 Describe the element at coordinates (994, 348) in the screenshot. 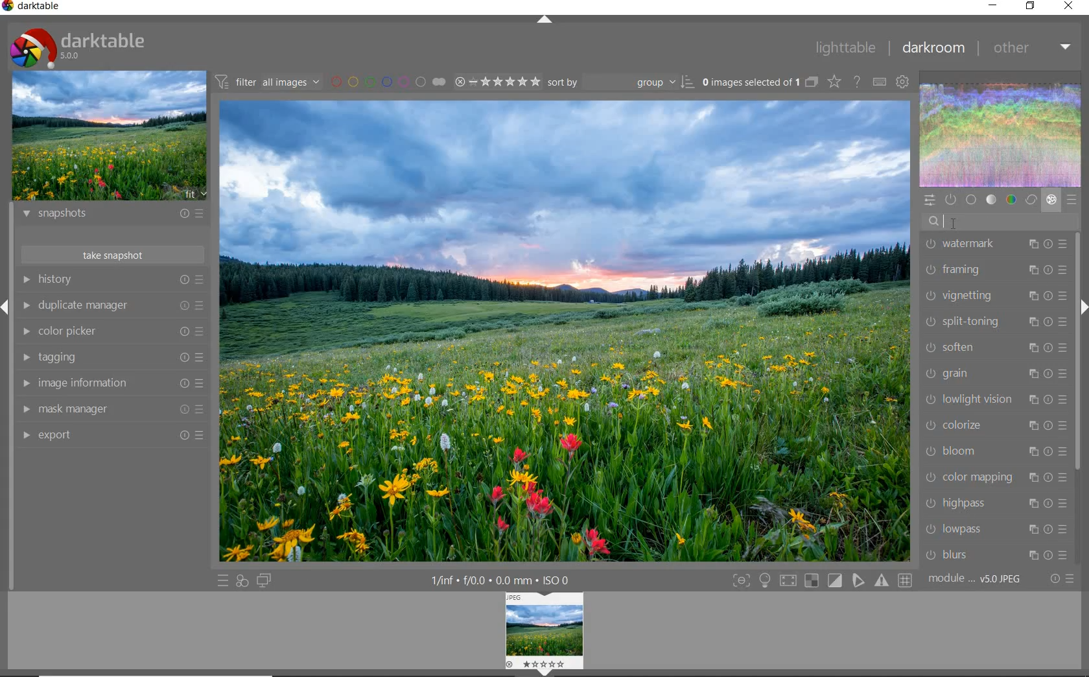

I see `soften` at that location.